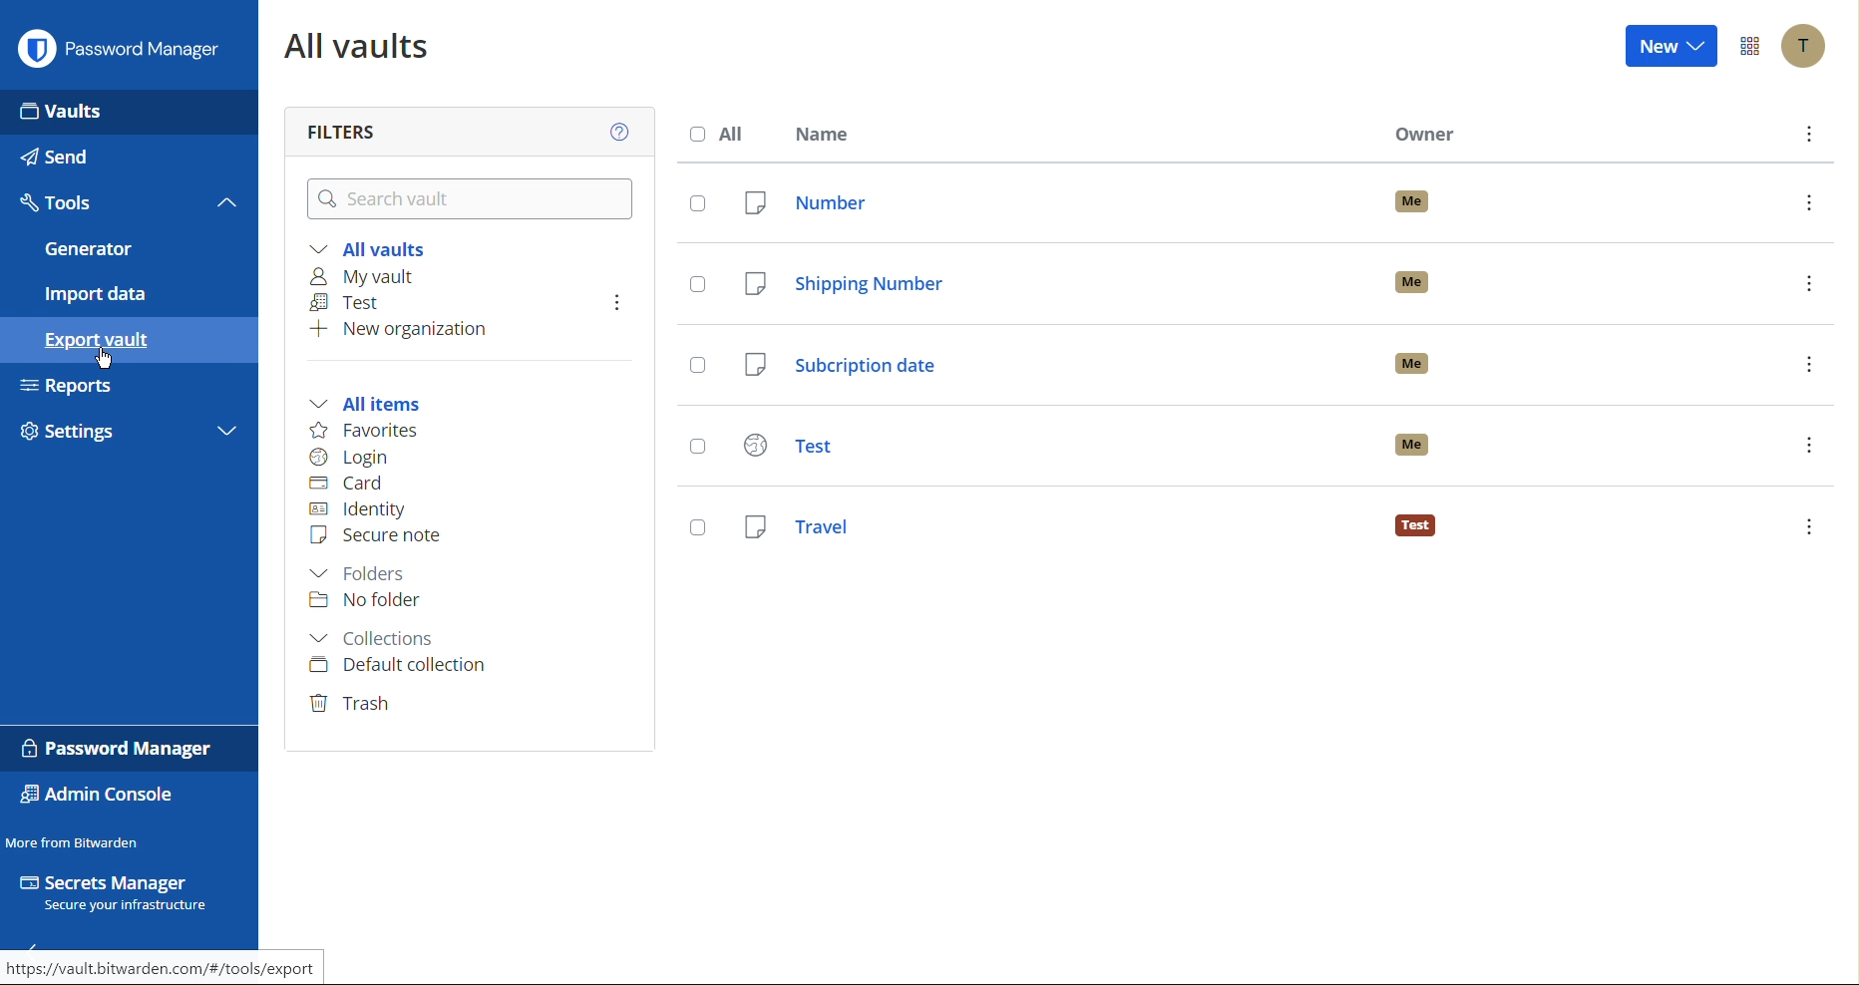 The width and height of the screenshot is (1859, 985). I want to click on Card, so click(349, 485).